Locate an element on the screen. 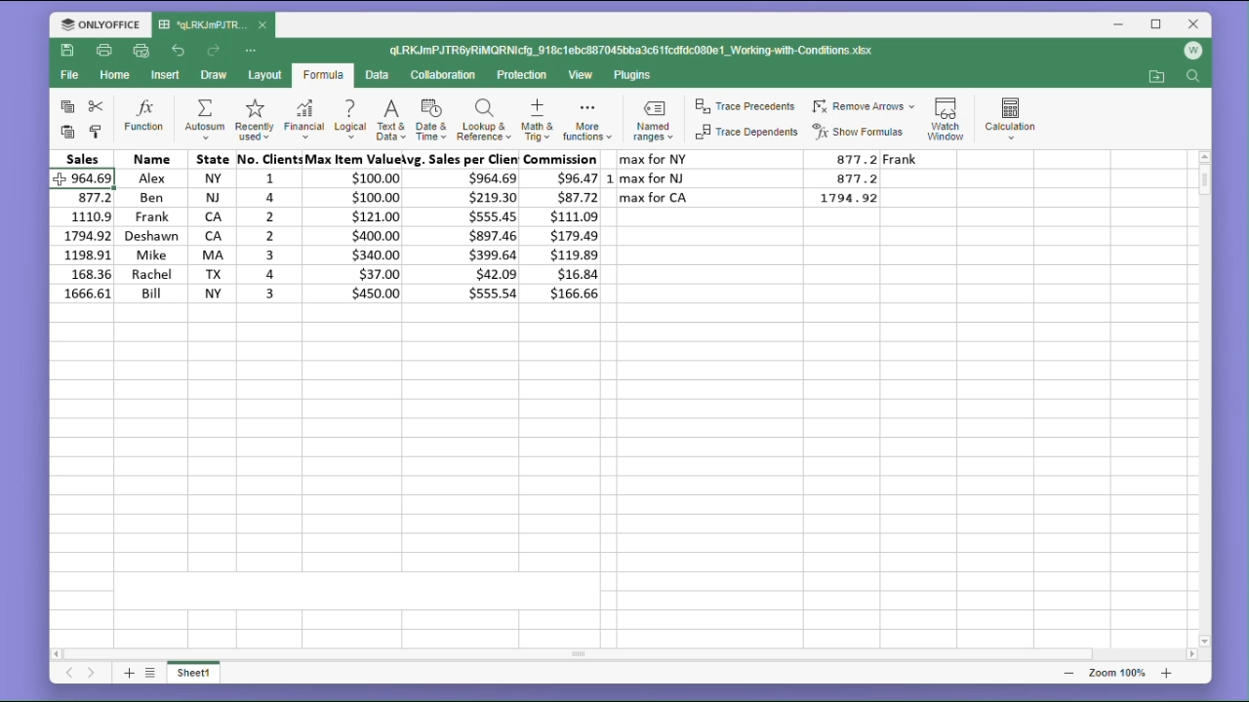 The height and width of the screenshot is (702, 1249). plugins is located at coordinates (633, 75).